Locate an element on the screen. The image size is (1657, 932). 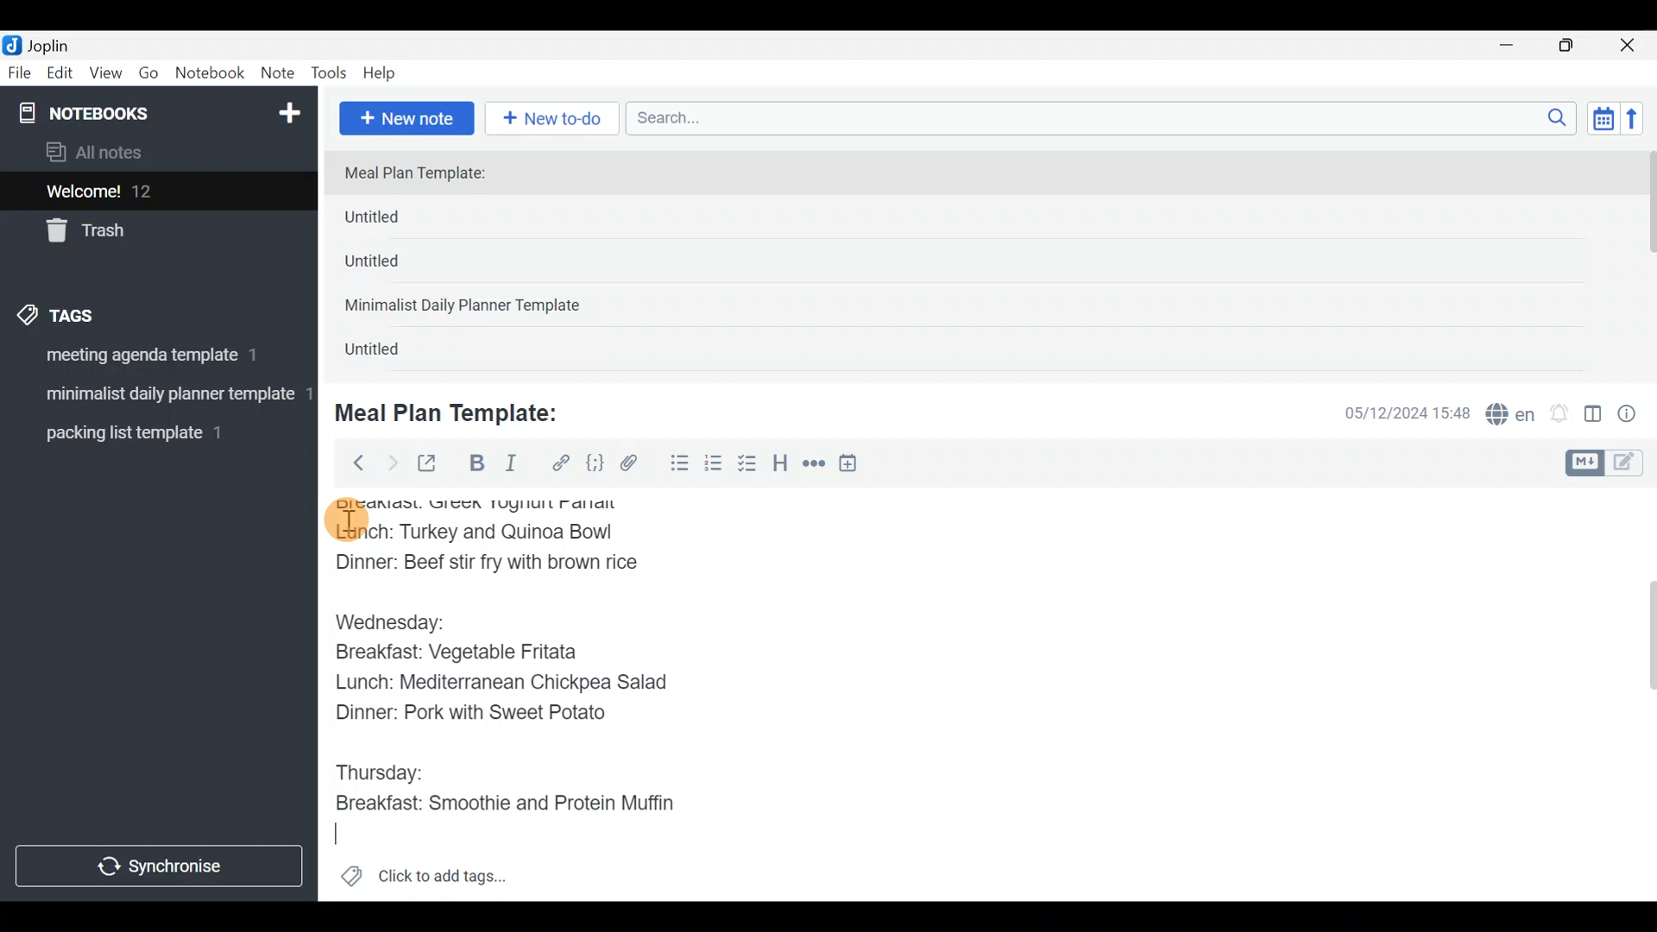
Numbered list is located at coordinates (714, 467).